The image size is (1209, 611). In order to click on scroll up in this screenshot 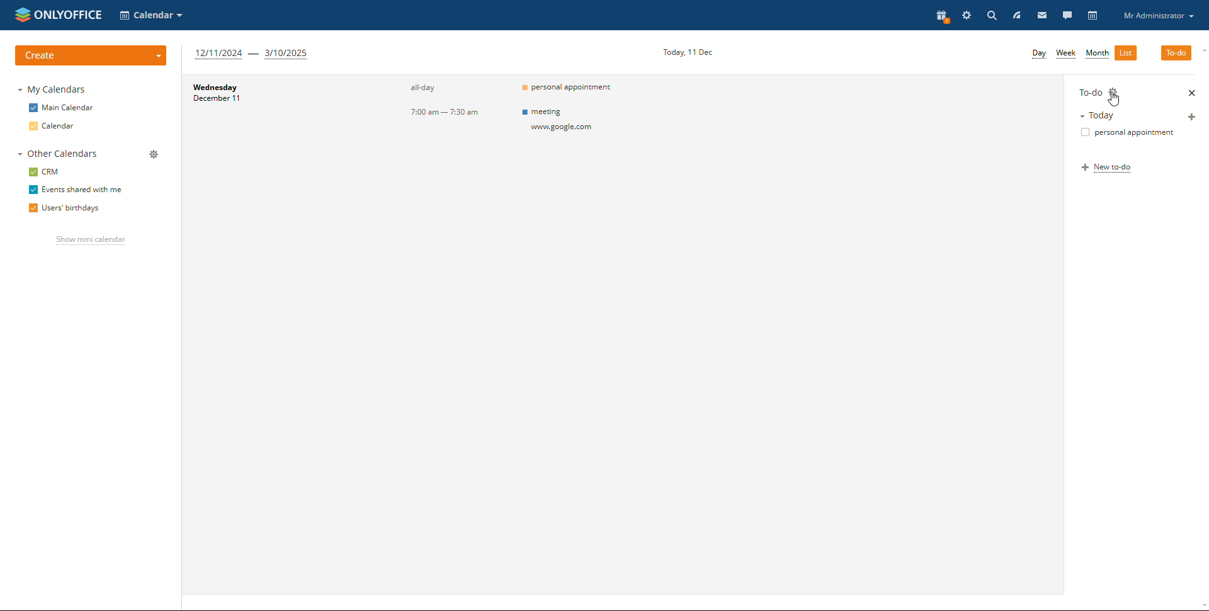, I will do `click(1201, 50)`.